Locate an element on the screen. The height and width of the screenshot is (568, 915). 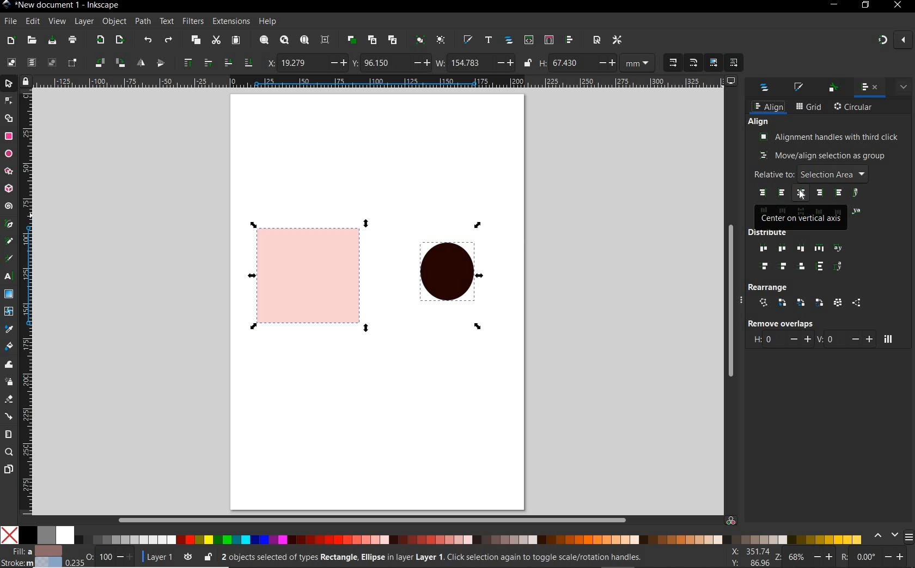
rectangle tool is located at coordinates (8, 137).